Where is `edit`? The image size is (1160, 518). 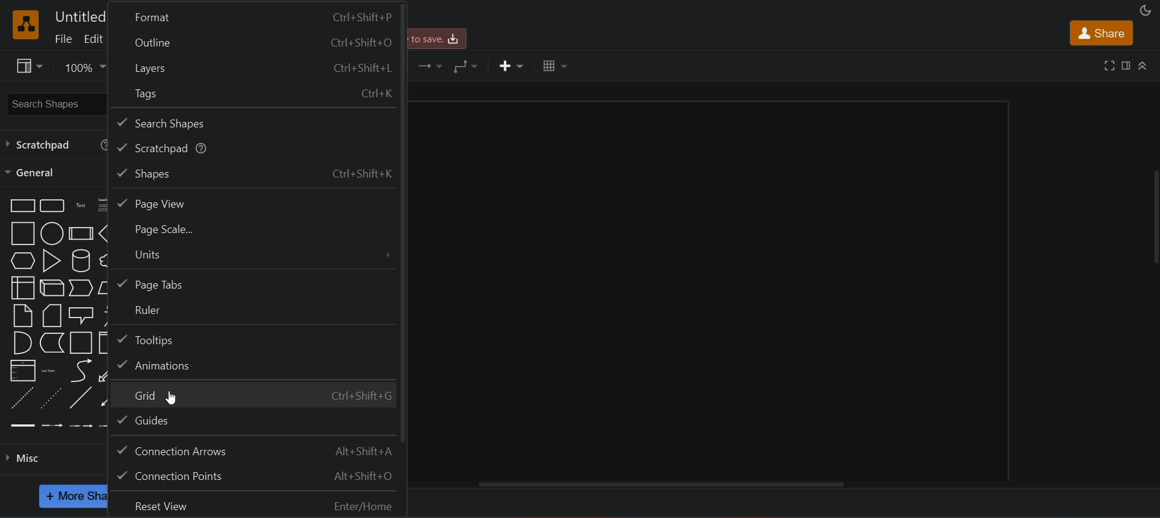
edit is located at coordinates (94, 38).